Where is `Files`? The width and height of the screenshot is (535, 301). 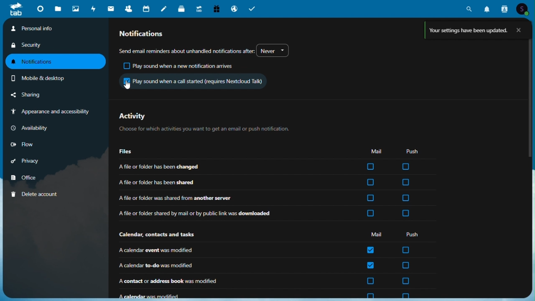 Files is located at coordinates (59, 9).